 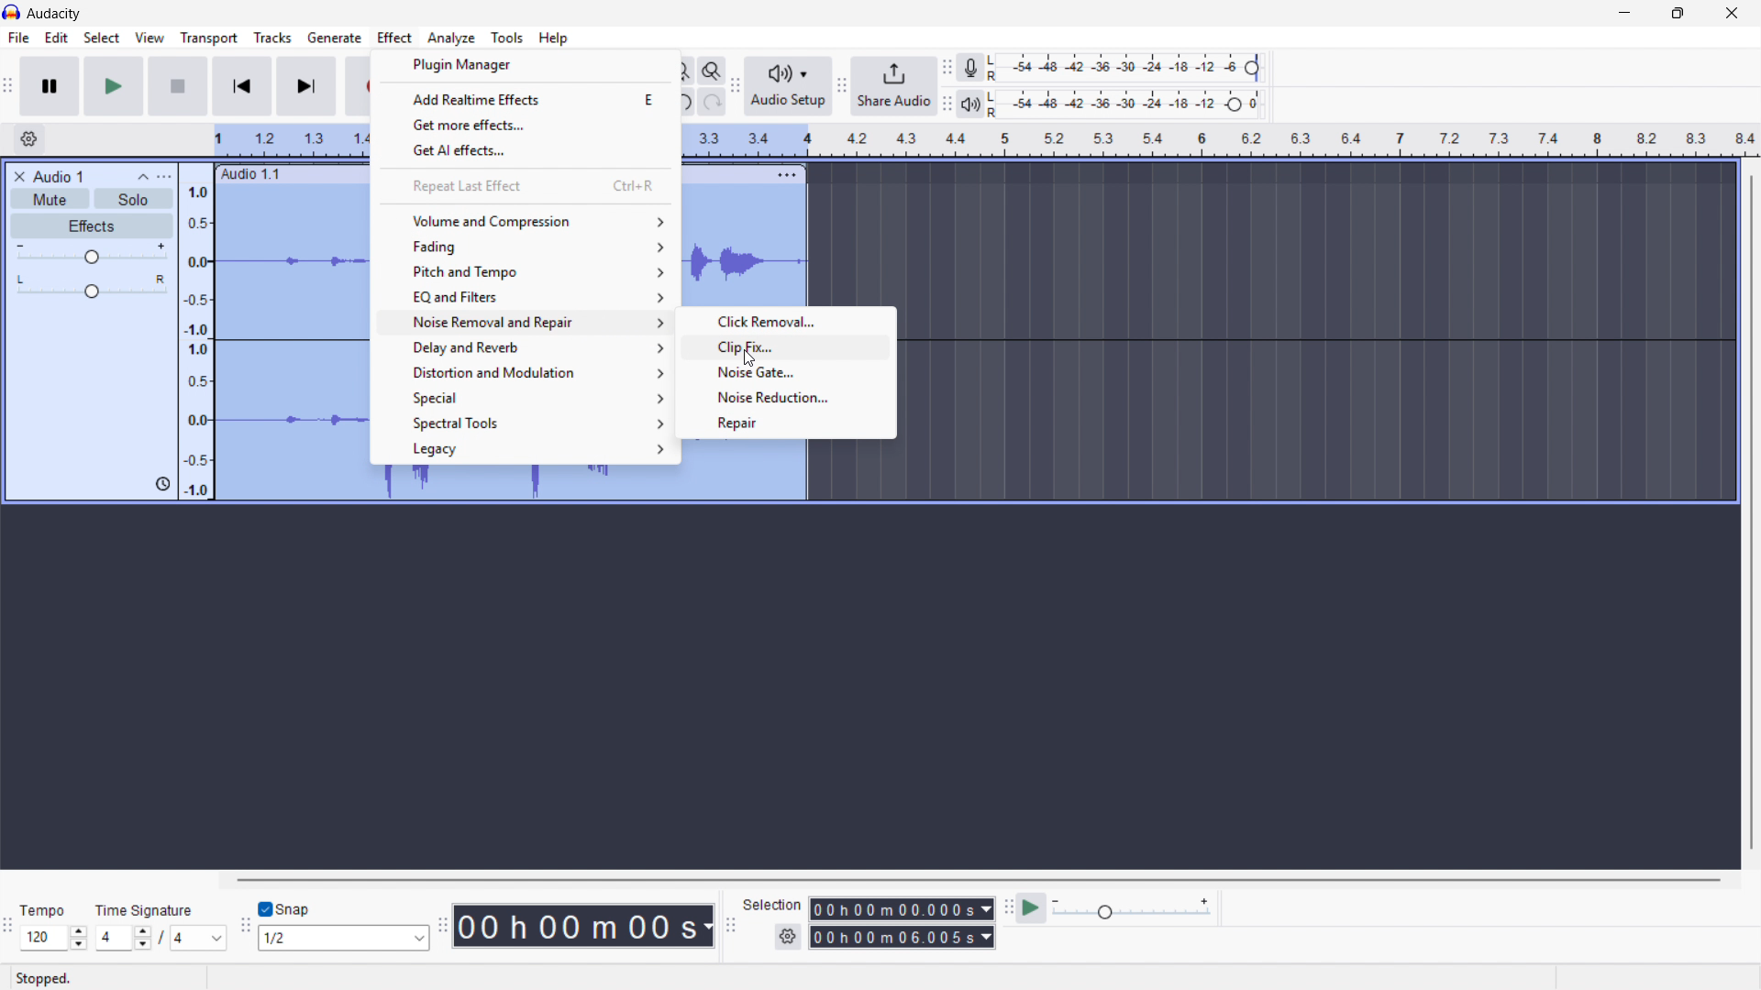 What do you see at coordinates (524, 374) in the screenshot?
I see `Distortion and modulation` at bounding box center [524, 374].